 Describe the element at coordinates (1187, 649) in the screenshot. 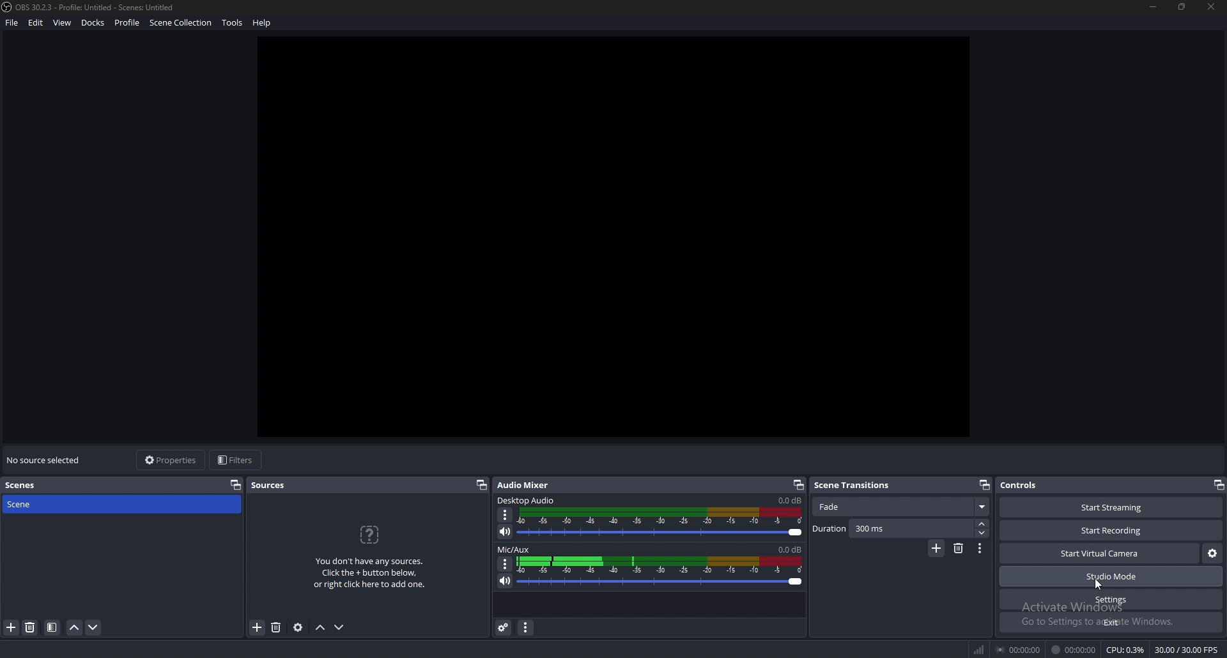

I see `30.00 / 30.00 FPS` at that location.